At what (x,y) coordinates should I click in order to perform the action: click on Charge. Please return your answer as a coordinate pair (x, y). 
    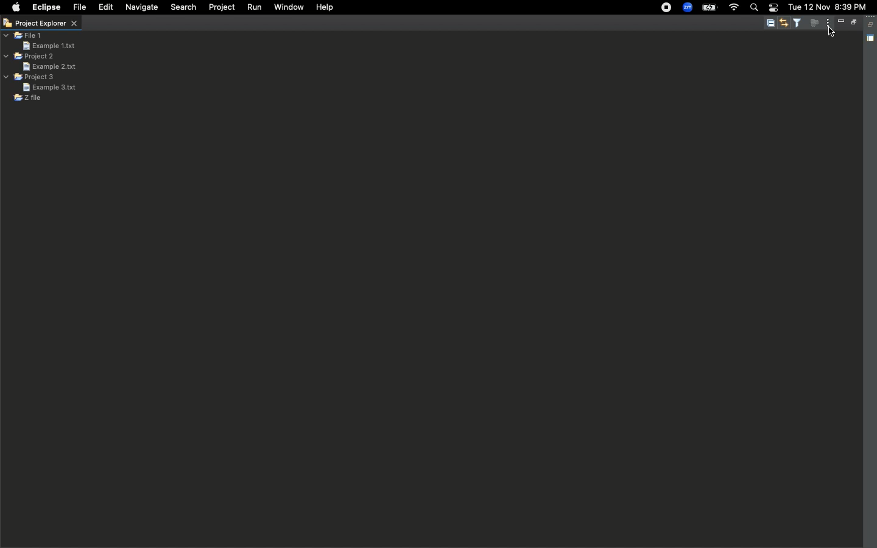
    Looking at the image, I should click on (710, 9).